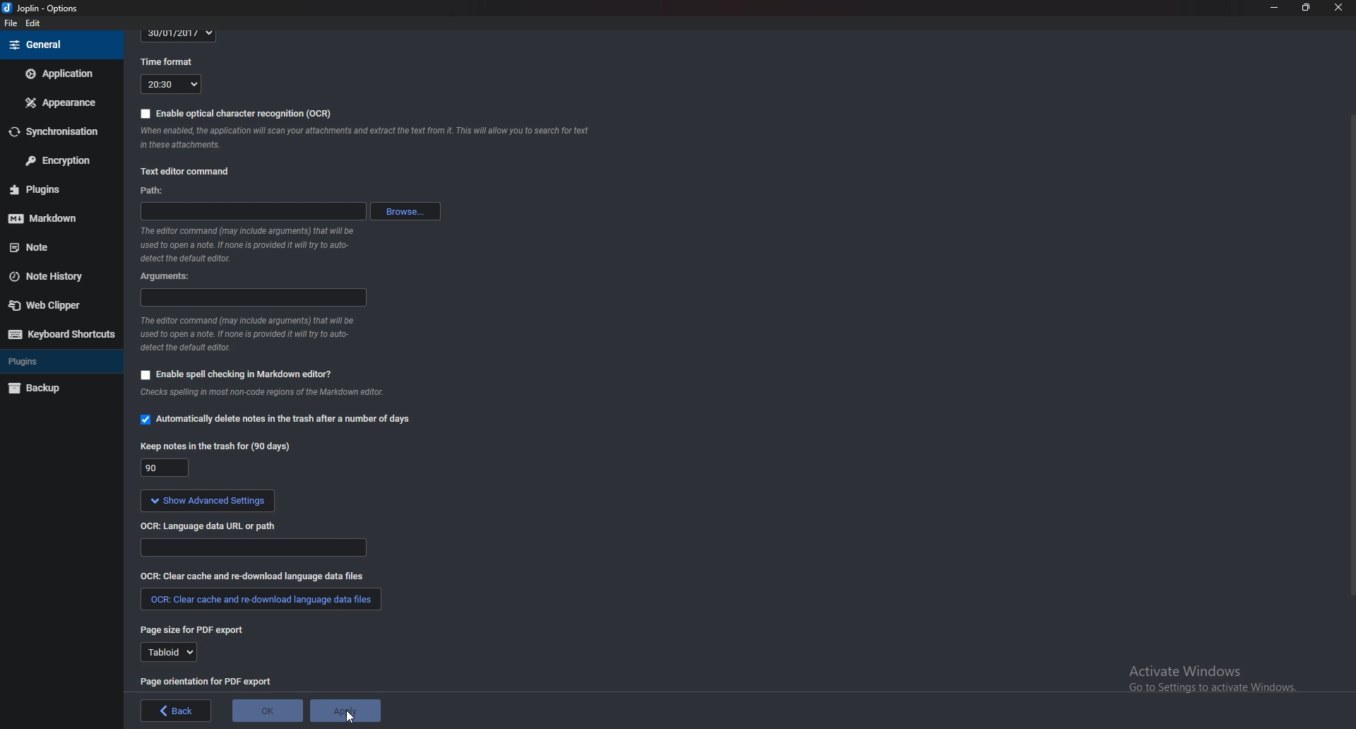  I want to click on Resize, so click(1307, 7).